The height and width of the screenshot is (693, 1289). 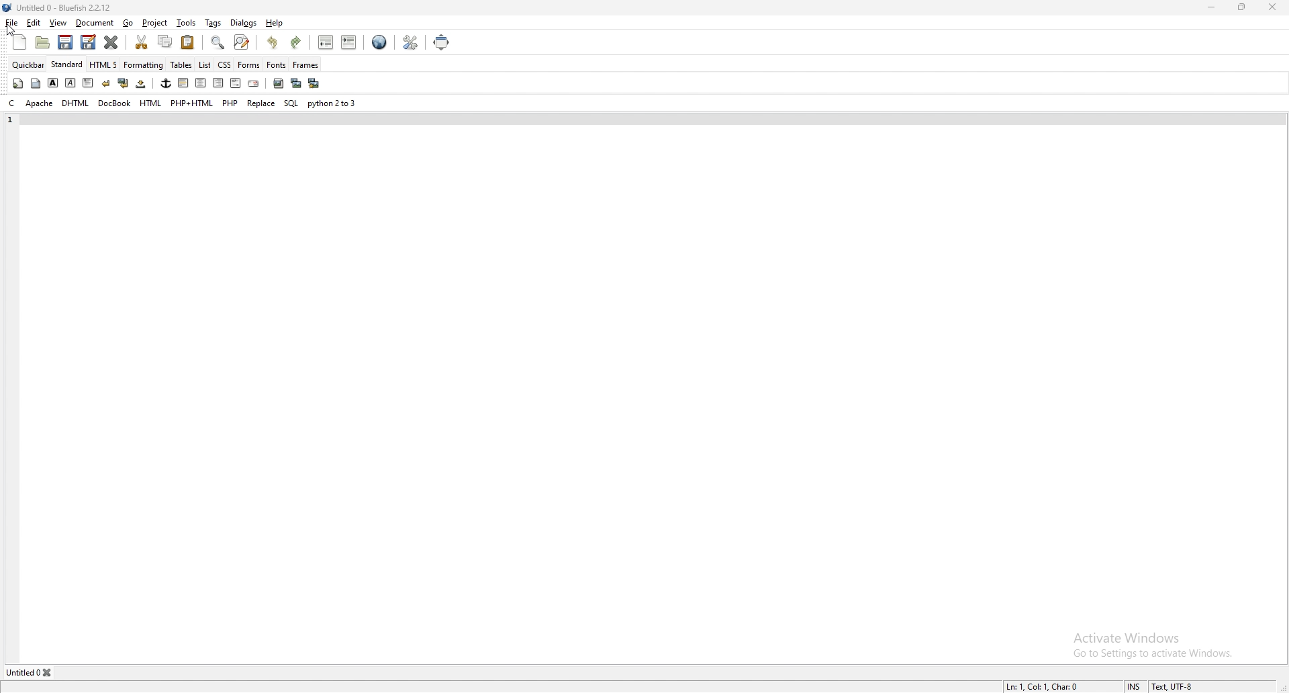 I want to click on indent, so click(x=350, y=42).